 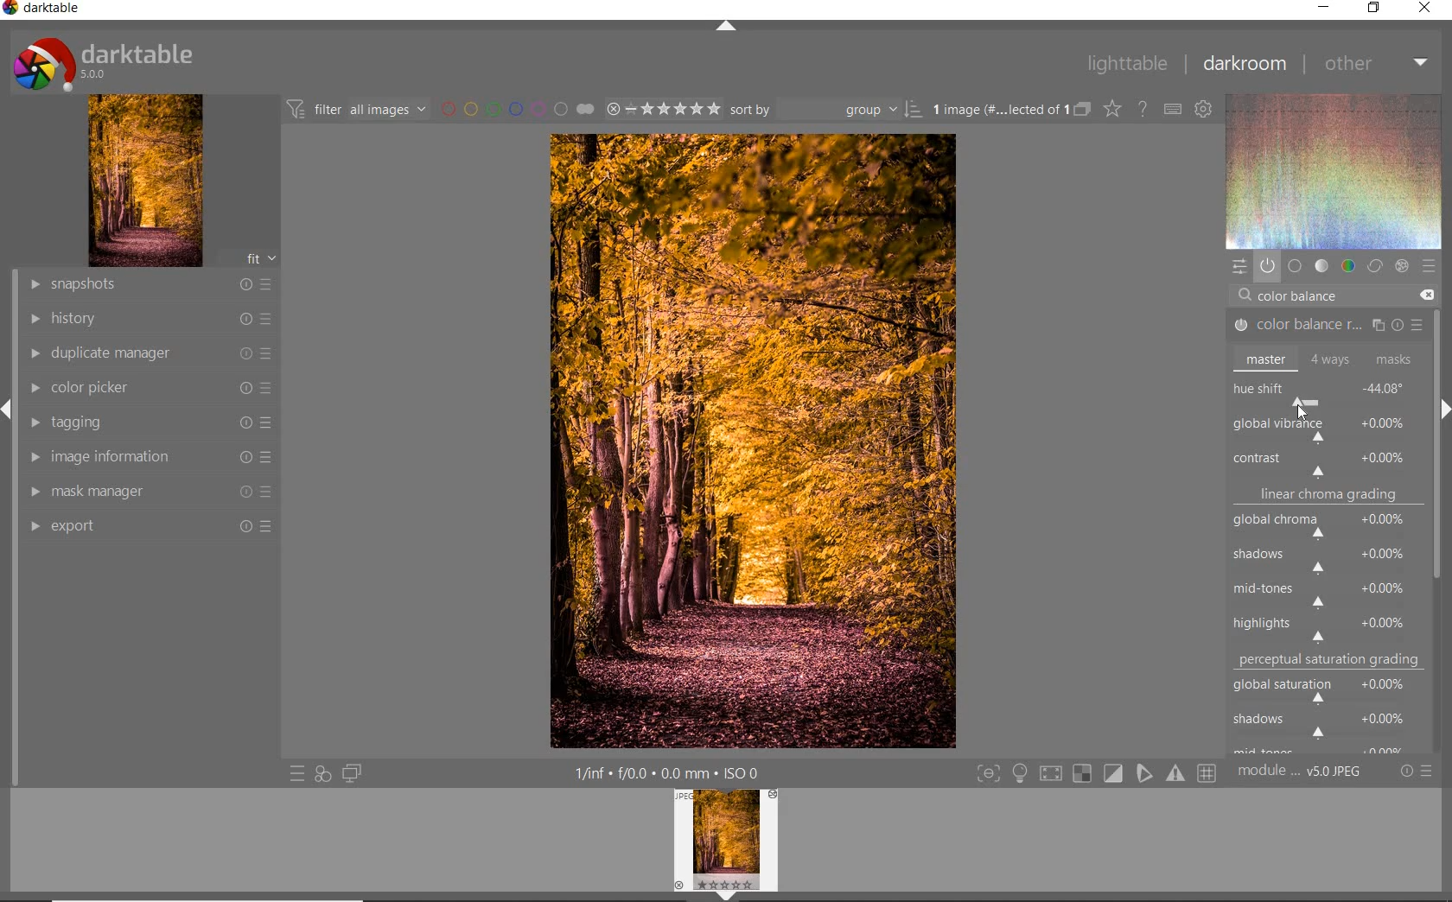 What do you see at coordinates (1299, 773) in the screenshot?
I see `module order` at bounding box center [1299, 773].